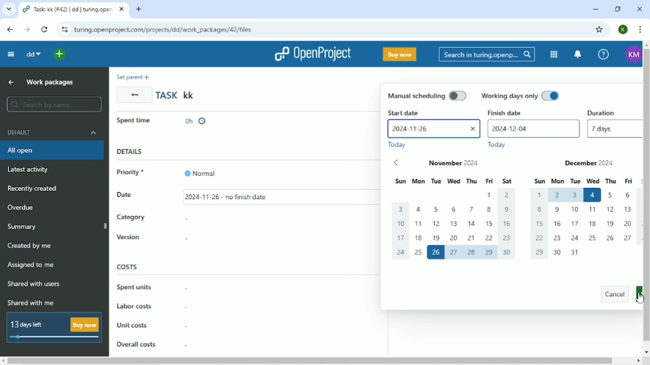 Image resolution: width=650 pixels, height=365 pixels. What do you see at coordinates (624, 29) in the screenshot?
I see `K` at bounding box center [624, 29].